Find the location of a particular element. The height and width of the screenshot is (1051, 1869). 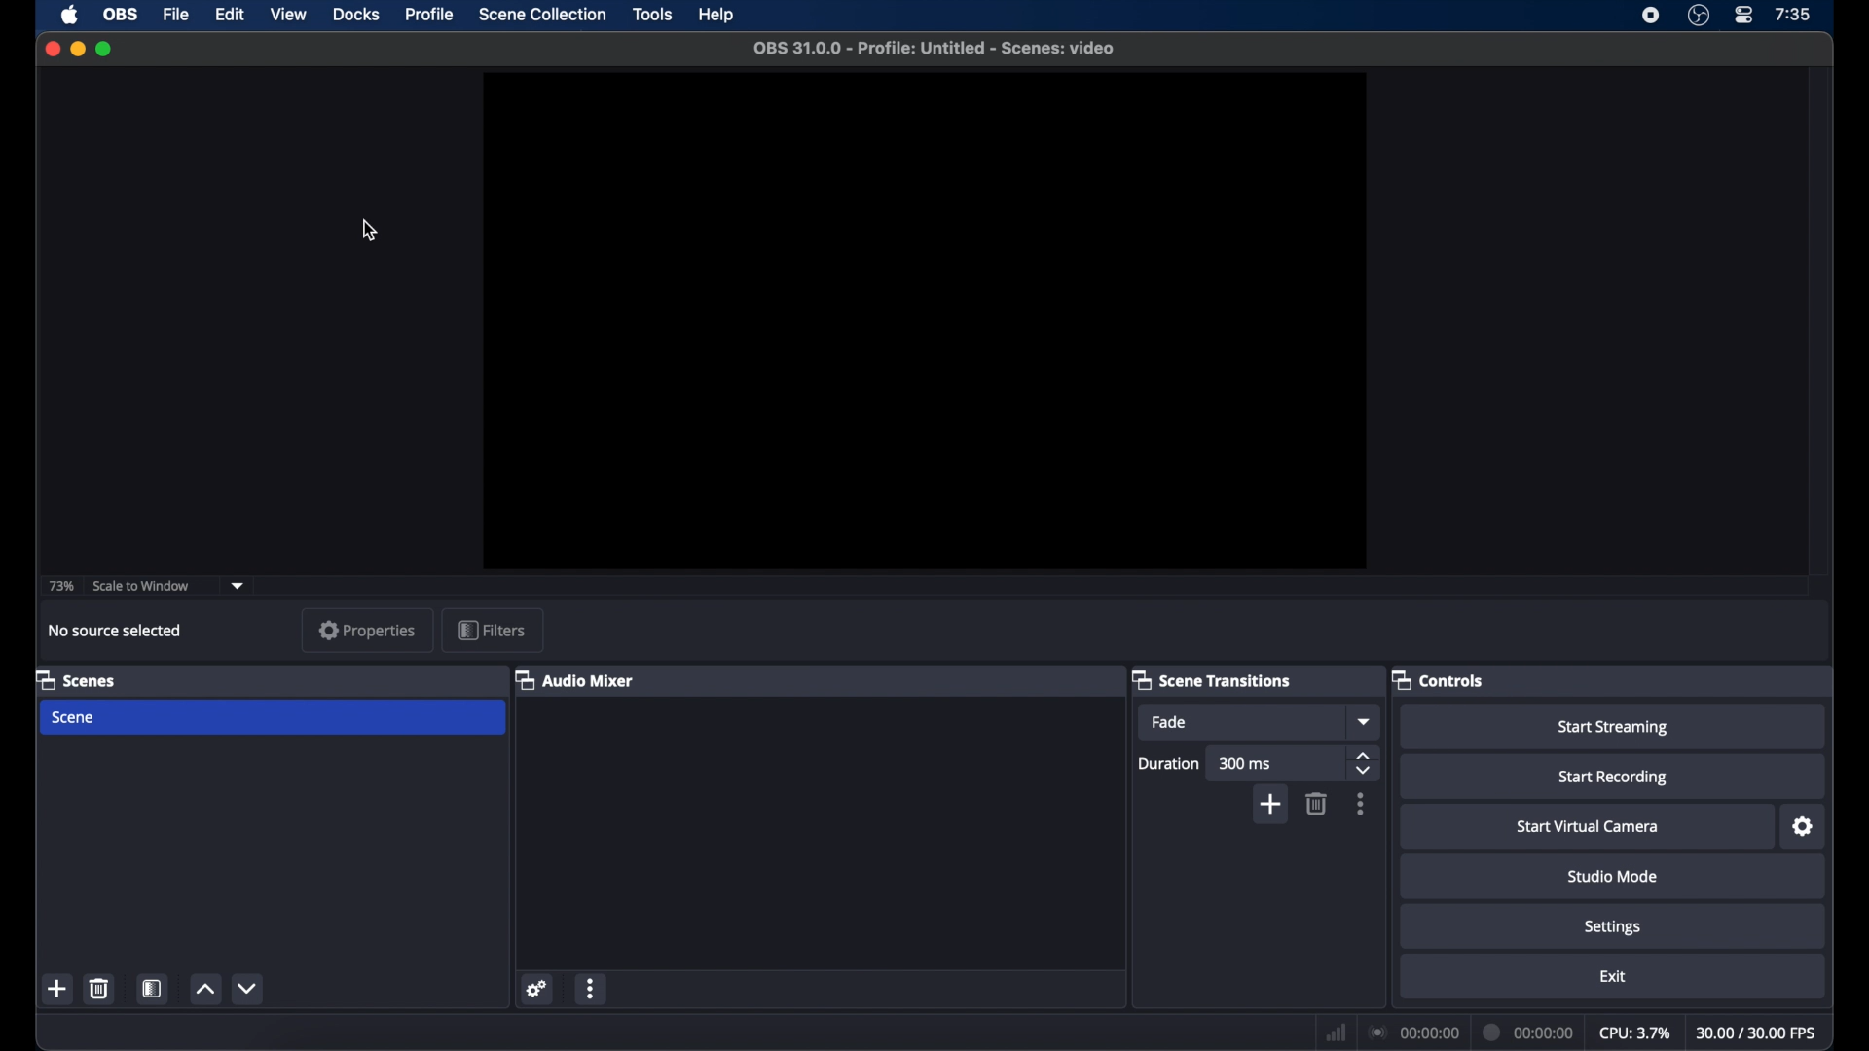

cursor is located at coordinates (370, 231).